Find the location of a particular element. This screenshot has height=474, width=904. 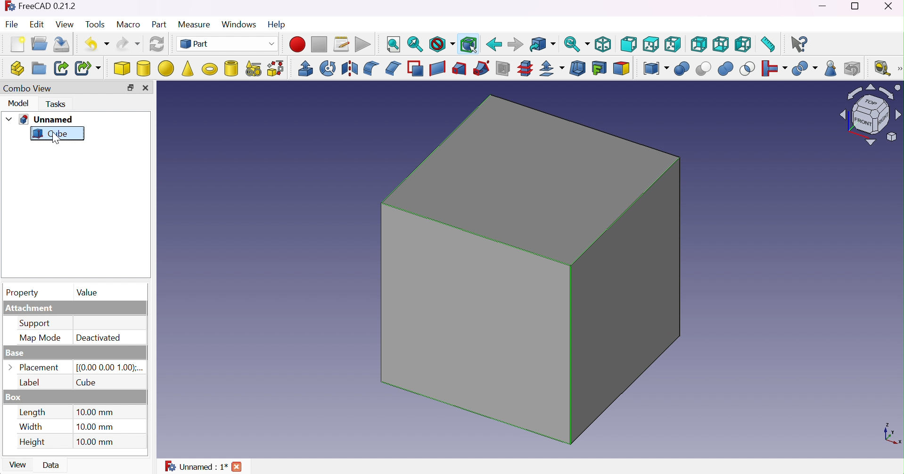

Extrude is located at coordinates (305, 69).